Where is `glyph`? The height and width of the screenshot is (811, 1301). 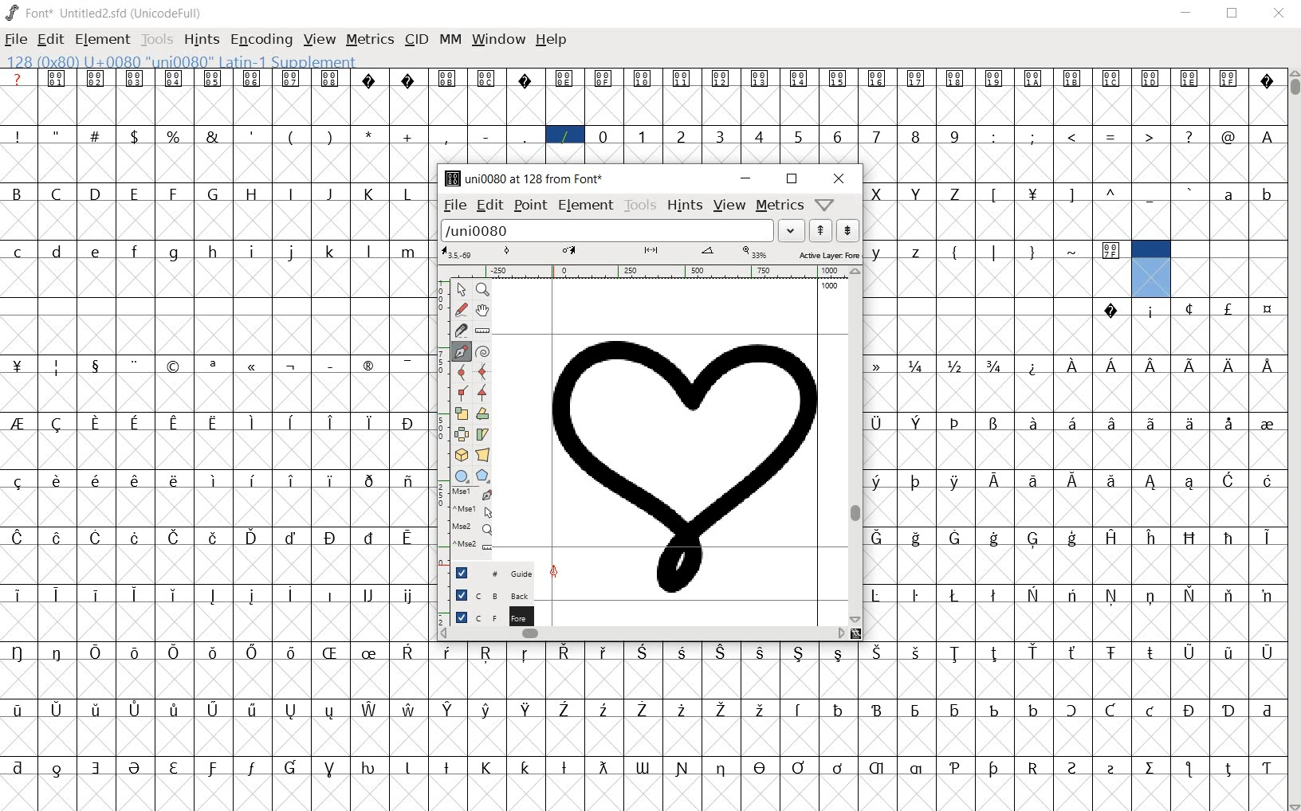
glyph is located at coordinates (18, 423).